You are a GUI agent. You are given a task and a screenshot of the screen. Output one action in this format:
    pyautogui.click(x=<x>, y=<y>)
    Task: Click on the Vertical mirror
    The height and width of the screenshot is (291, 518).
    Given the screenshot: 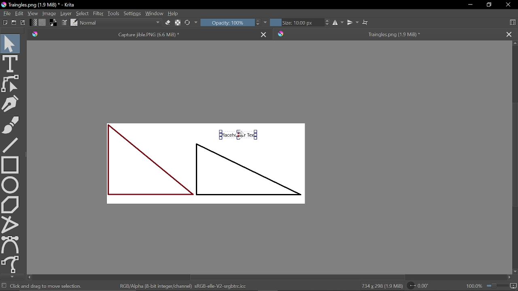 What is the action you would take?
    pyautogui.click(x=354, y=21)
    